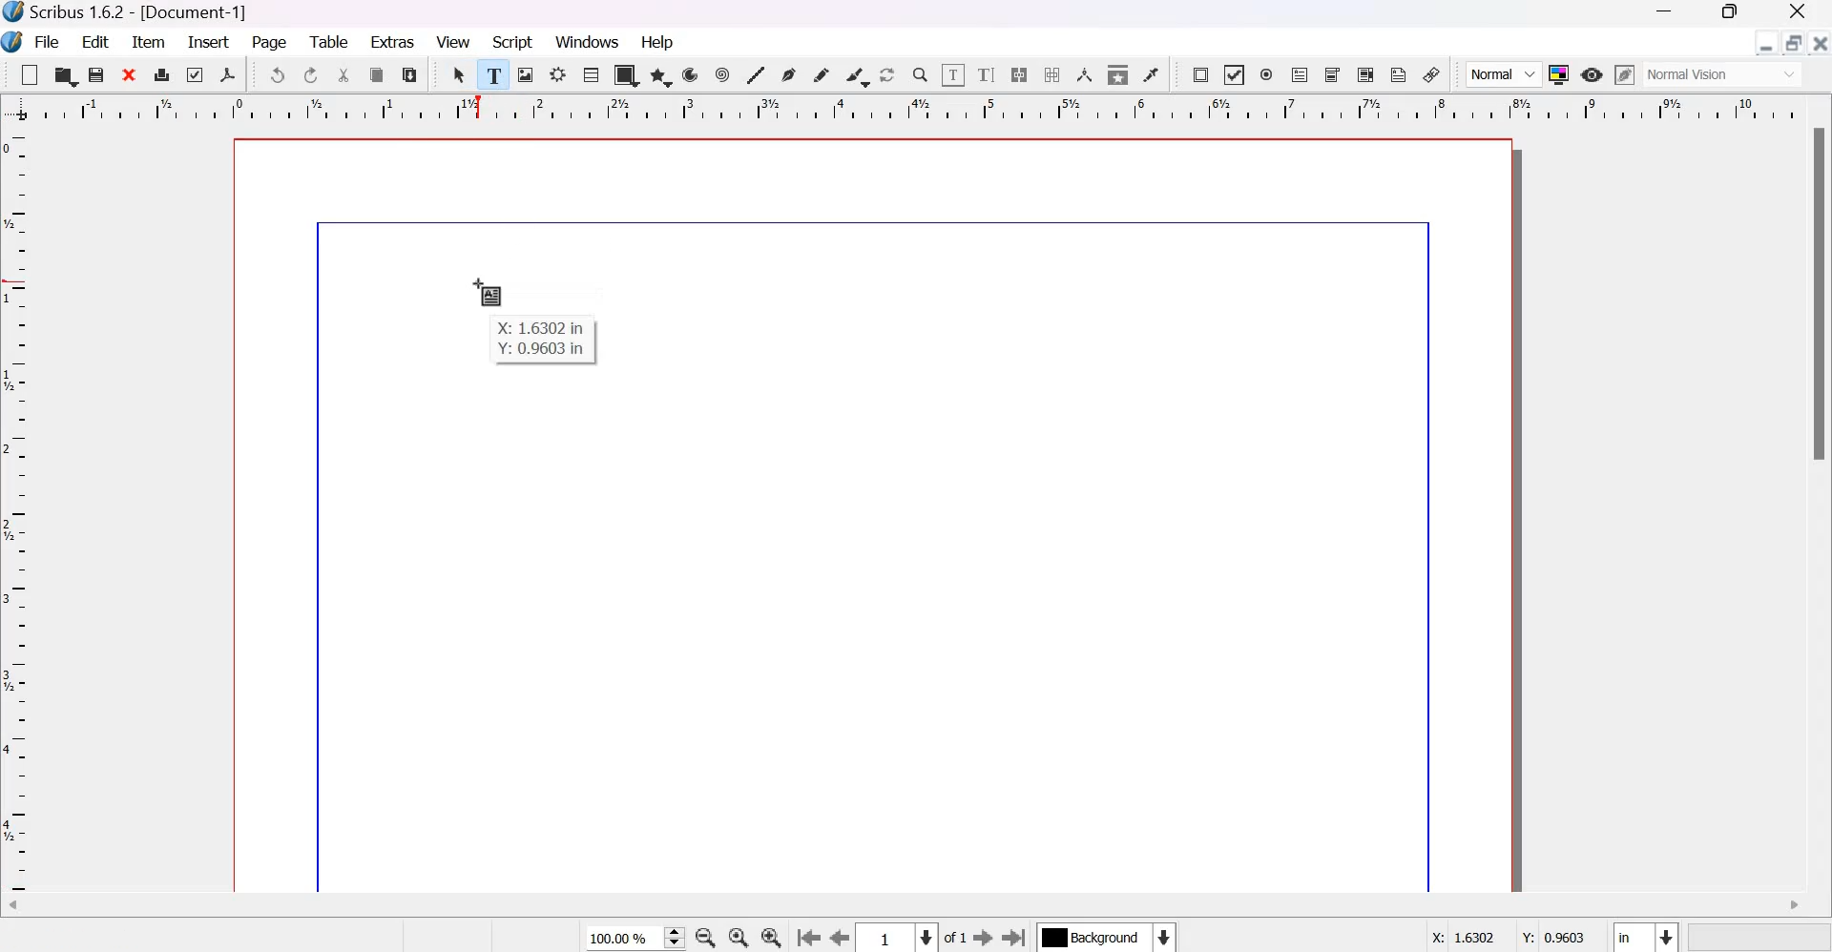 Image resolution: width=1832 pixels, height=952 pixels. What do you see at coordinates (857, 74) in the screenshot?
I see `Calligraphic line` at bounding box center [857, 74].